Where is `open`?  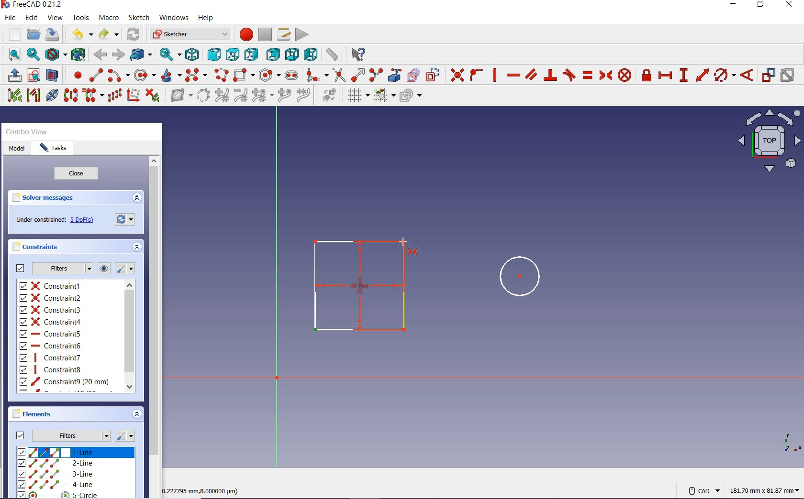
open is located at coordinates (33, 33).